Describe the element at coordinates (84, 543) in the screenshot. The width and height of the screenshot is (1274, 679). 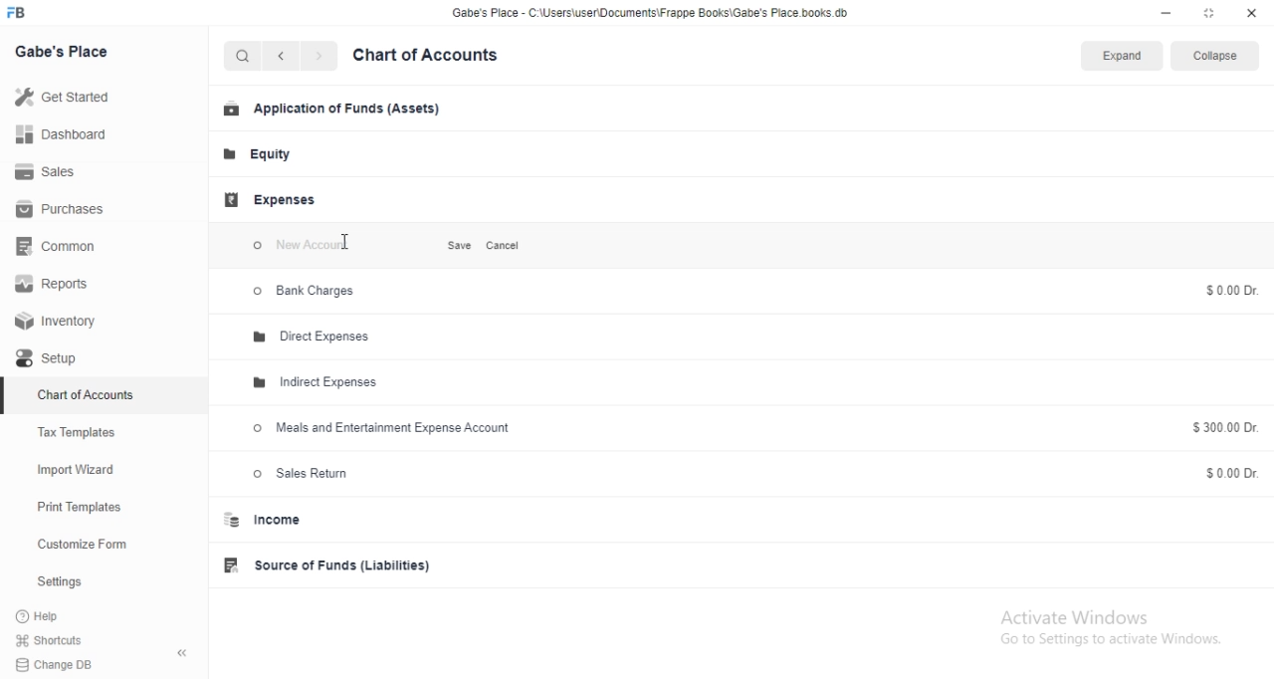
I see `Customize Form` at that location.